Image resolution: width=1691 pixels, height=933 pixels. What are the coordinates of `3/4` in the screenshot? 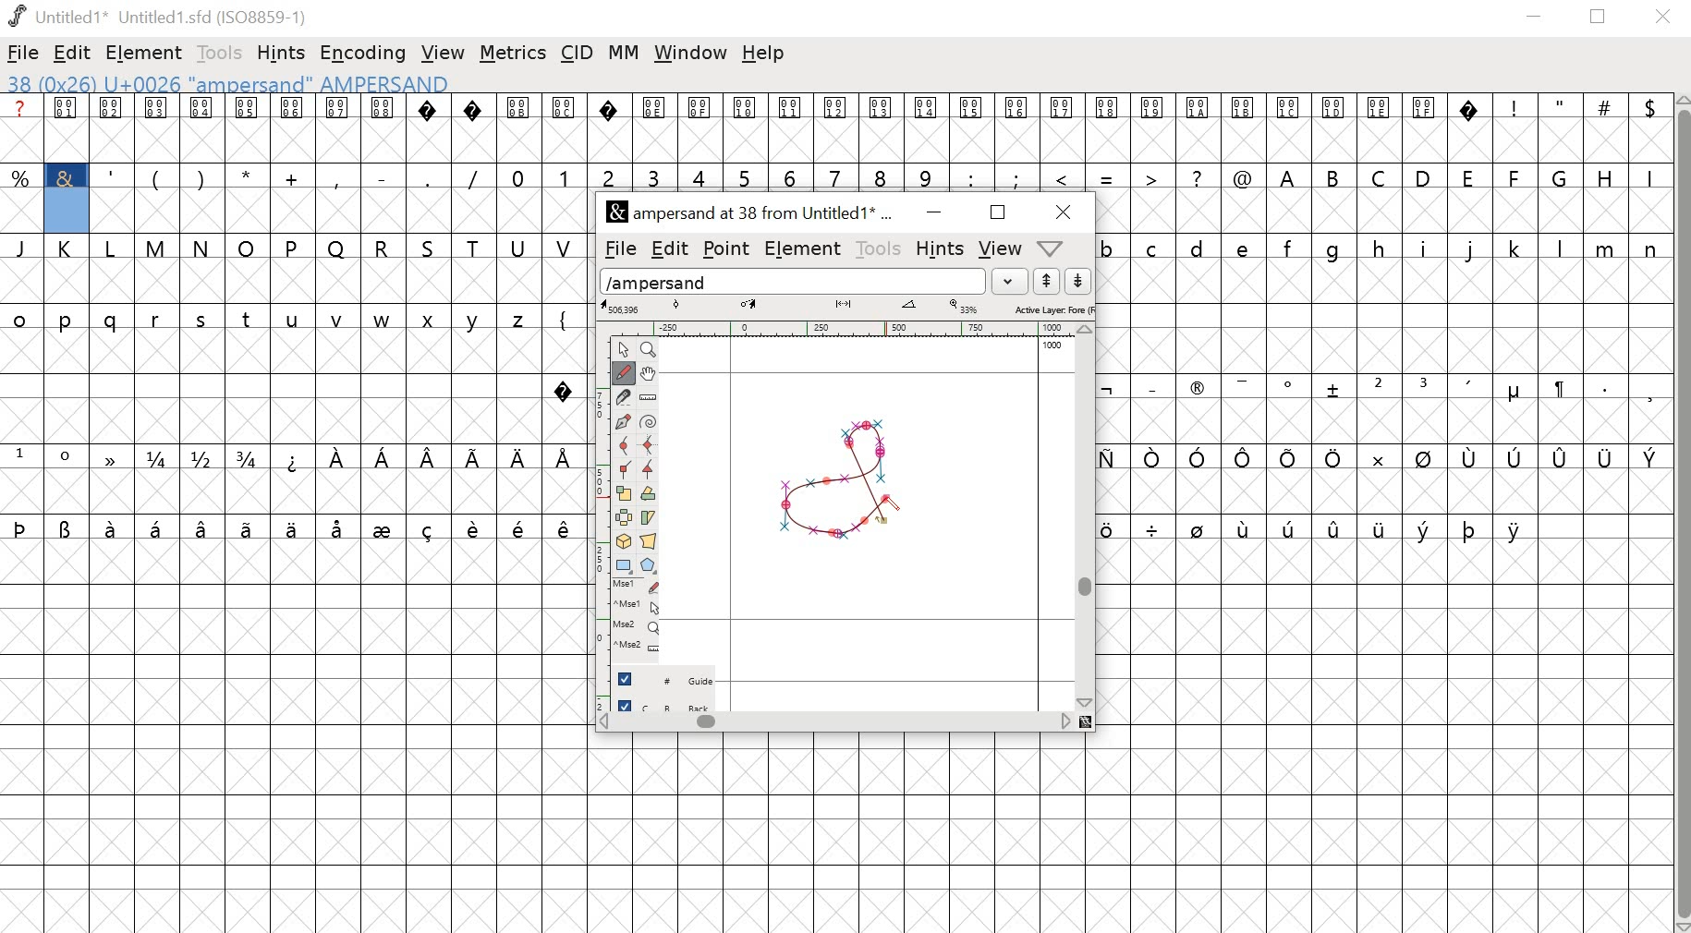 It's located at (250, 458).